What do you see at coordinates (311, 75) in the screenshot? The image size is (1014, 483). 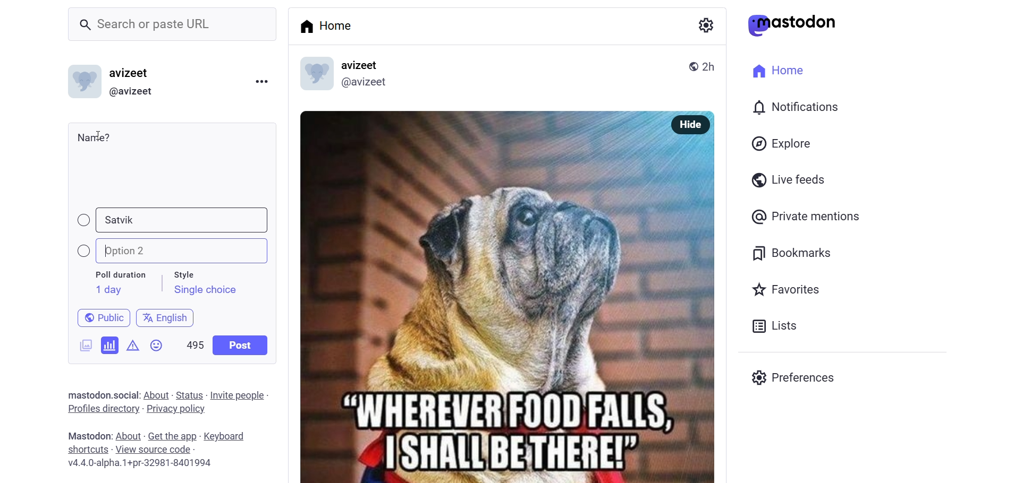 I see `display picture` at bounding box center [311, 75].